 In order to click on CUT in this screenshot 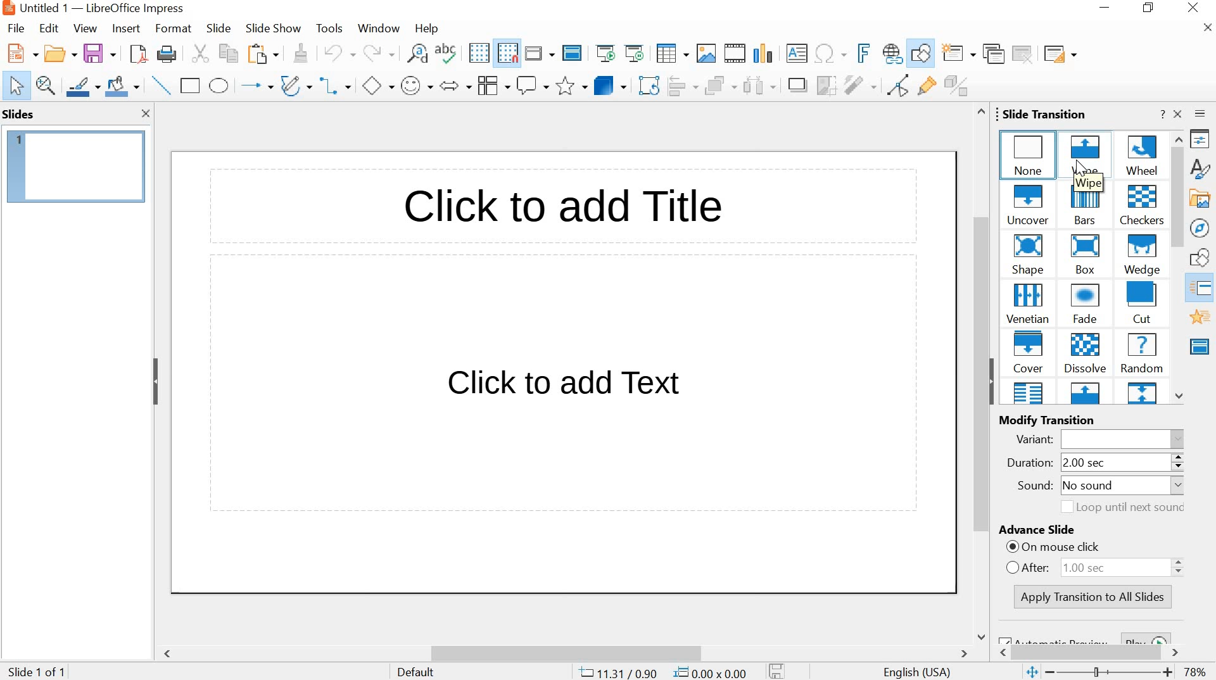, I will do `click(1143, 303)`.